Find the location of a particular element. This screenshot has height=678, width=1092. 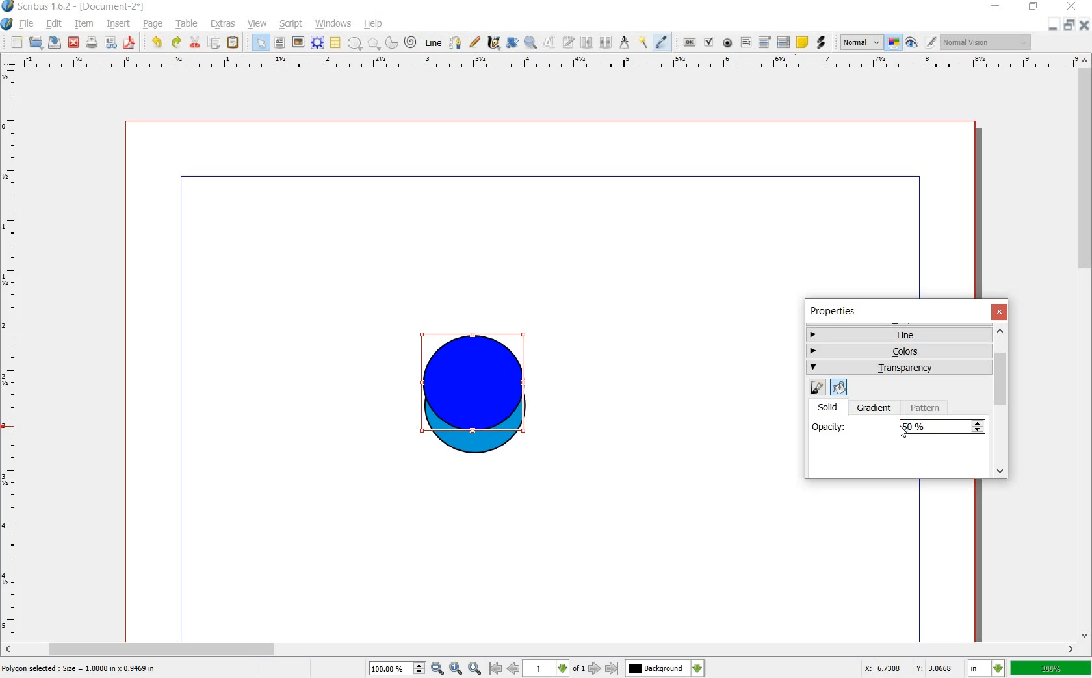

select item is located at coordinates (261, 42).